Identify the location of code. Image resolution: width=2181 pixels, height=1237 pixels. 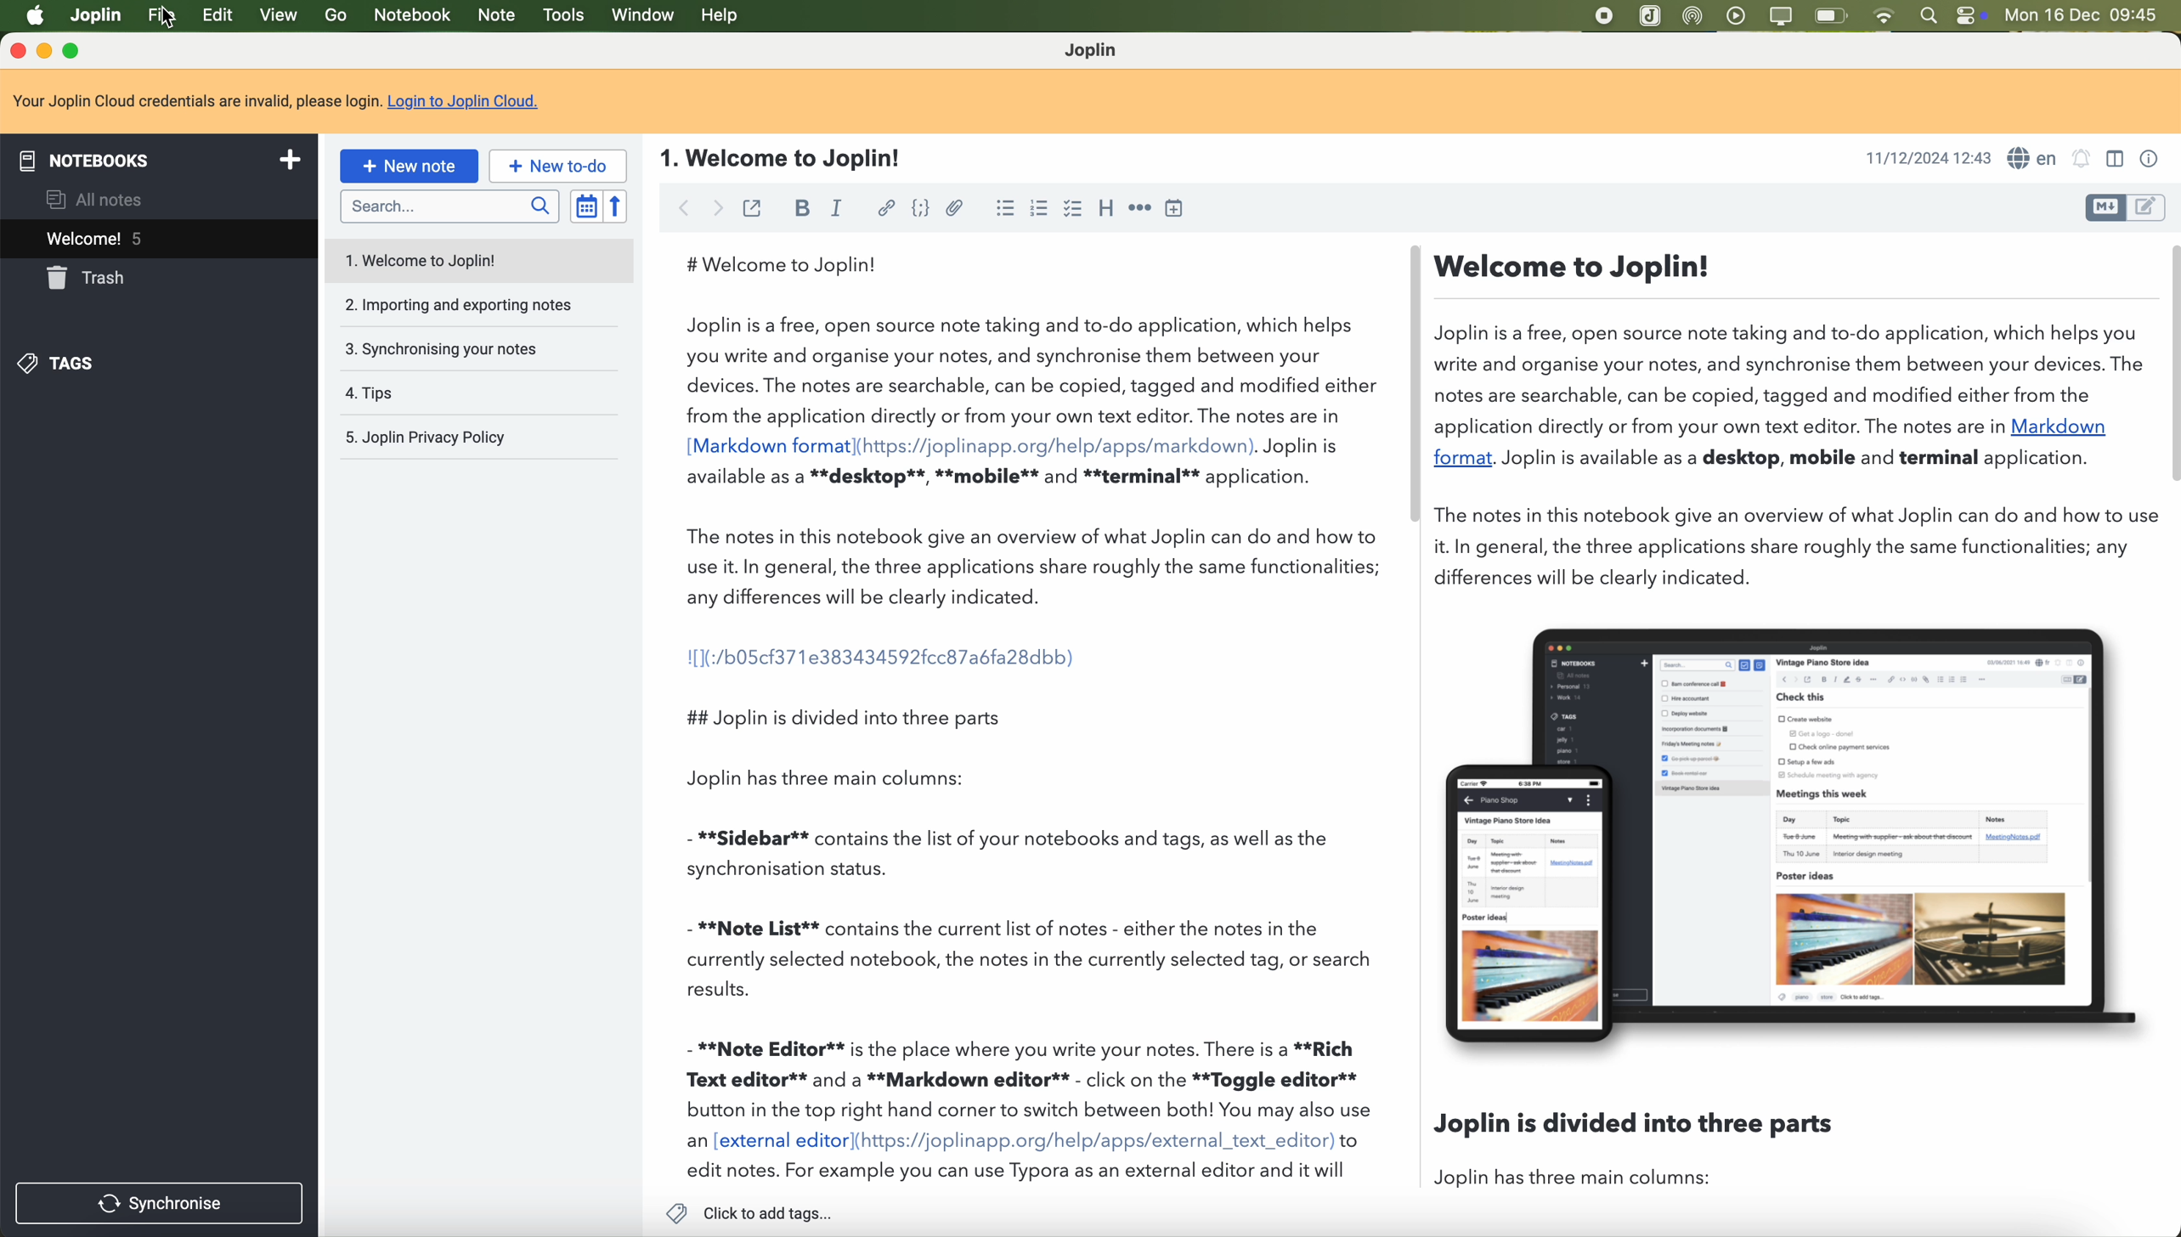
(920, 207).